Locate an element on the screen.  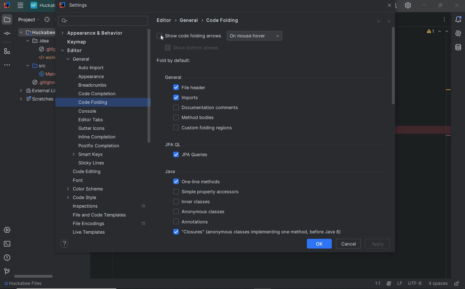
imports is located at coordinates (188, 99).